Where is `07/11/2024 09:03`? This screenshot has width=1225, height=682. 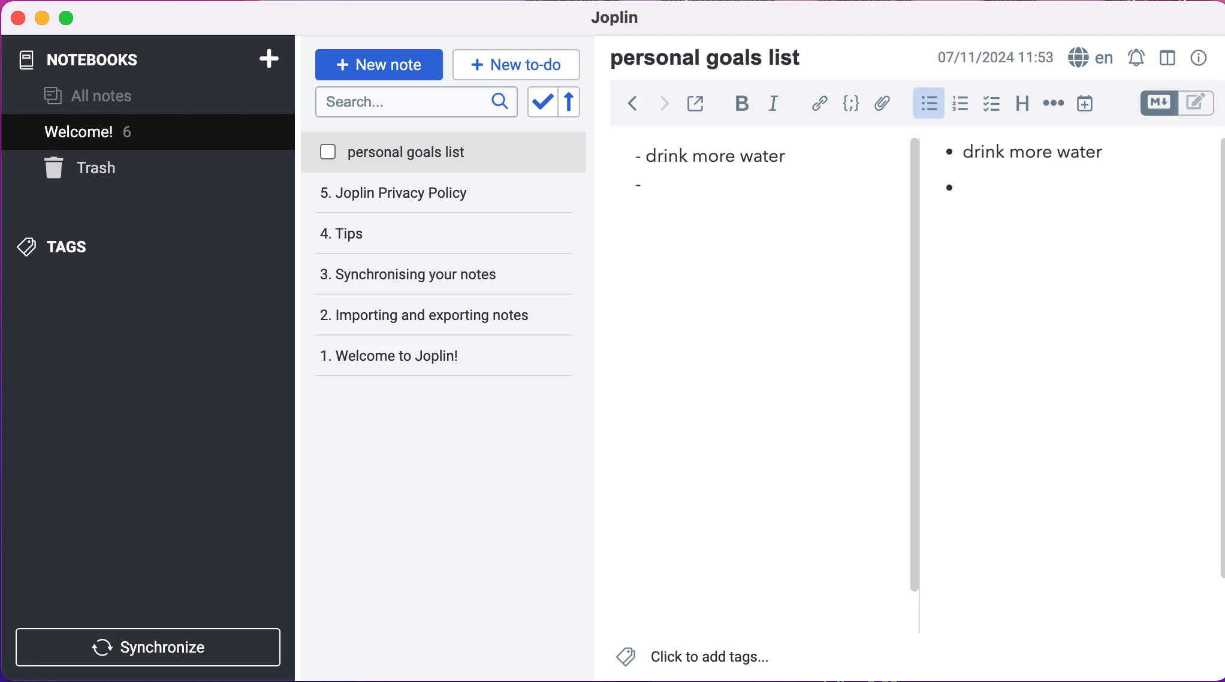 07/11/2024 09:03 is located at coordinates (994, 56).